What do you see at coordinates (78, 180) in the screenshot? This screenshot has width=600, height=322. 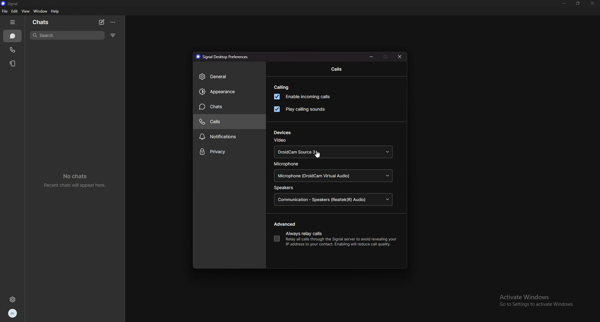 I see `no chats` at bounding box center [78, 180].